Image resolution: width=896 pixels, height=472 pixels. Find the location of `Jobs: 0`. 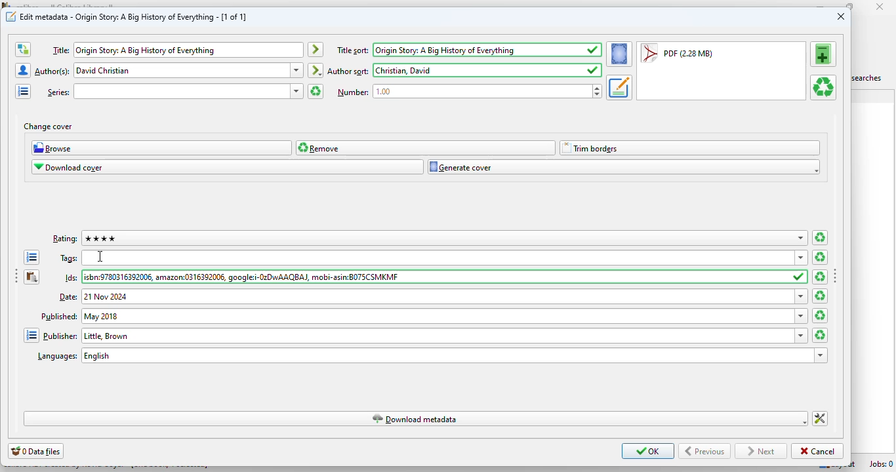

Jobs: 0 is located at coordinates (881, 463).